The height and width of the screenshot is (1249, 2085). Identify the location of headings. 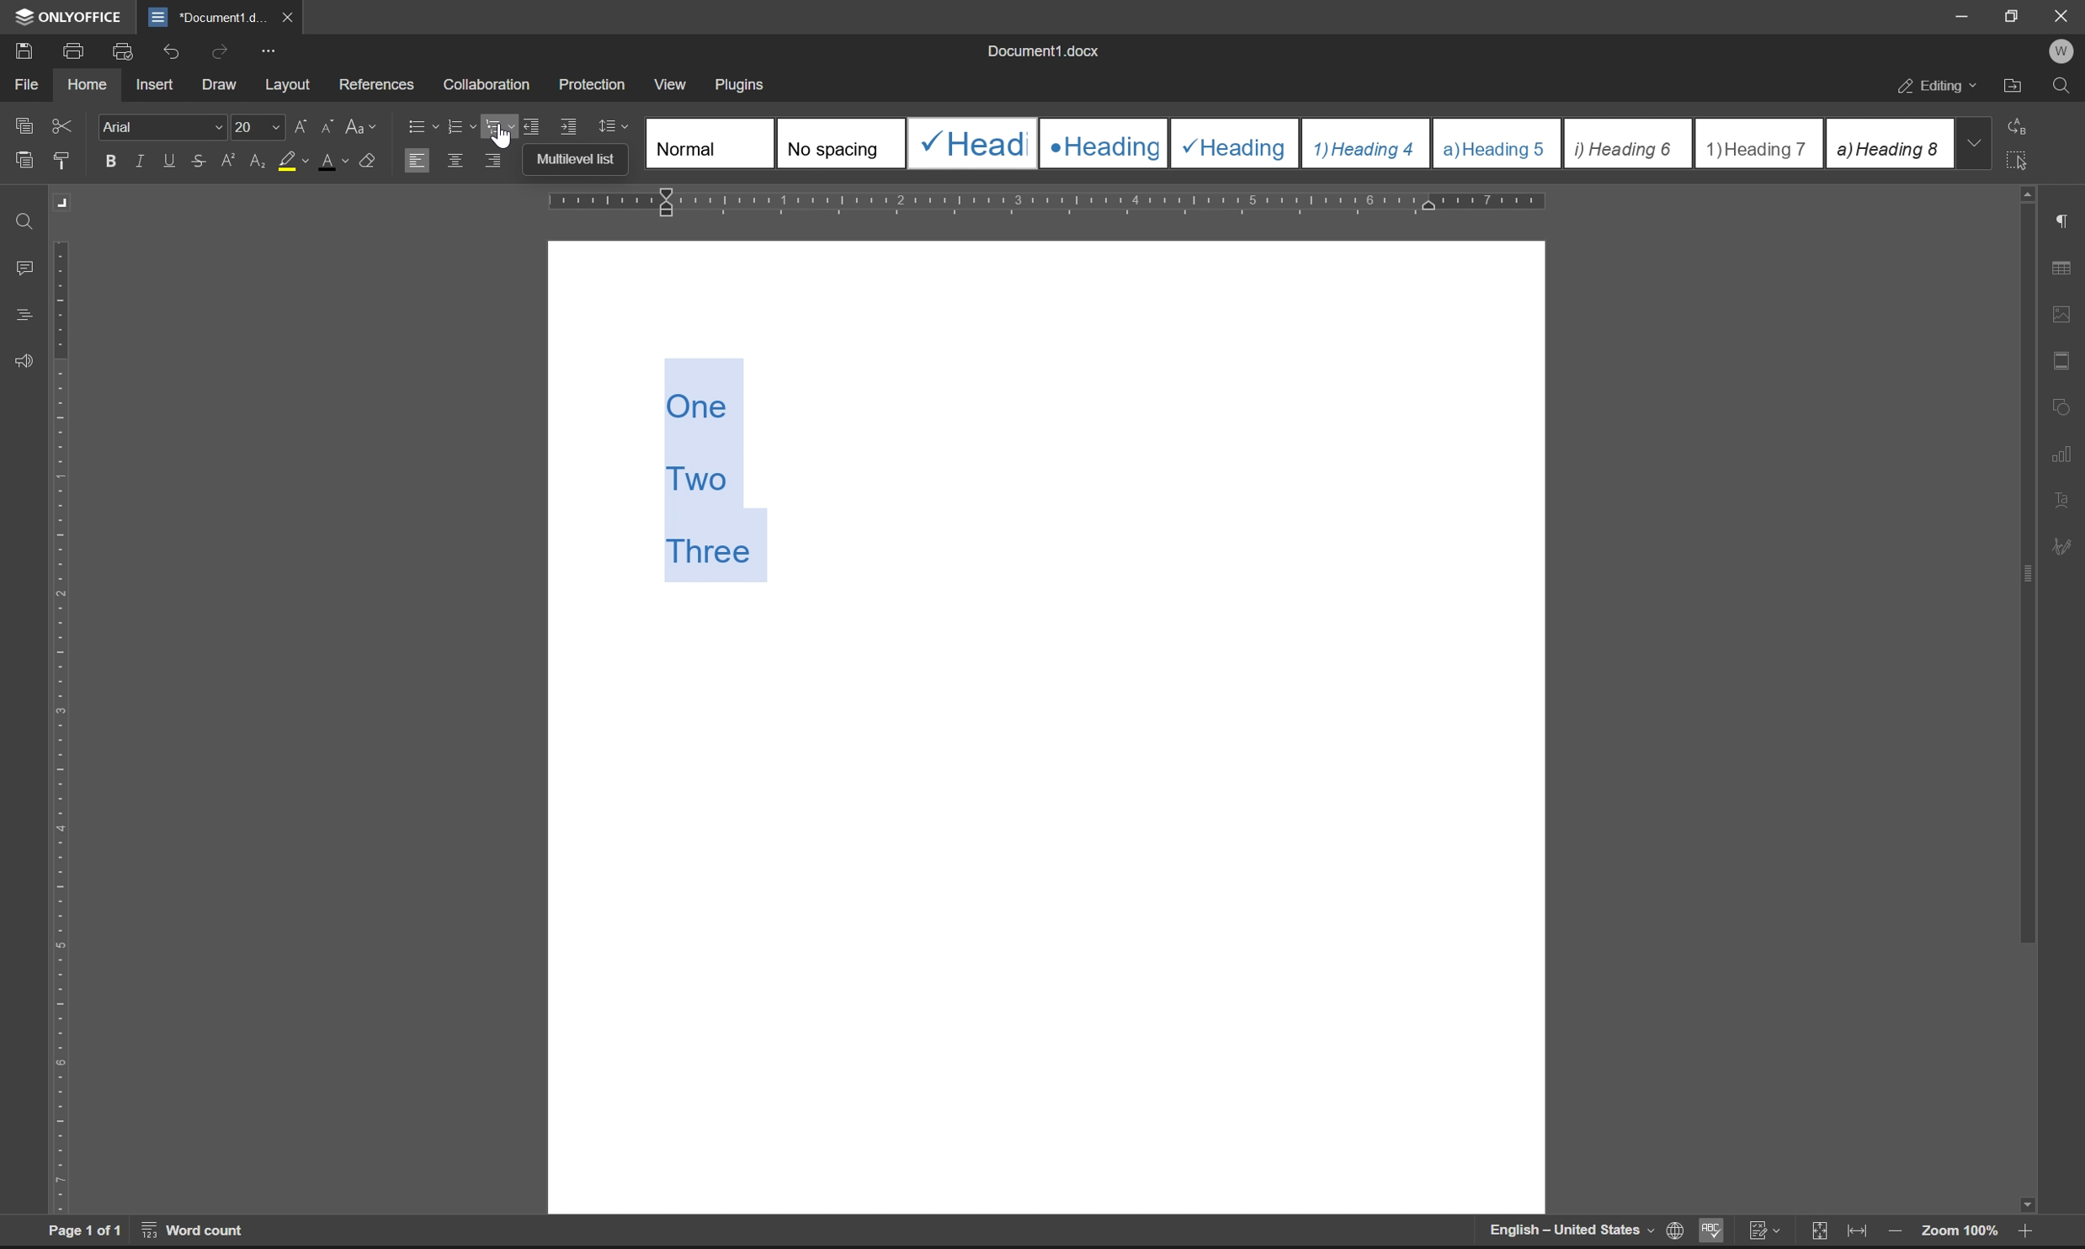
(24, 316).